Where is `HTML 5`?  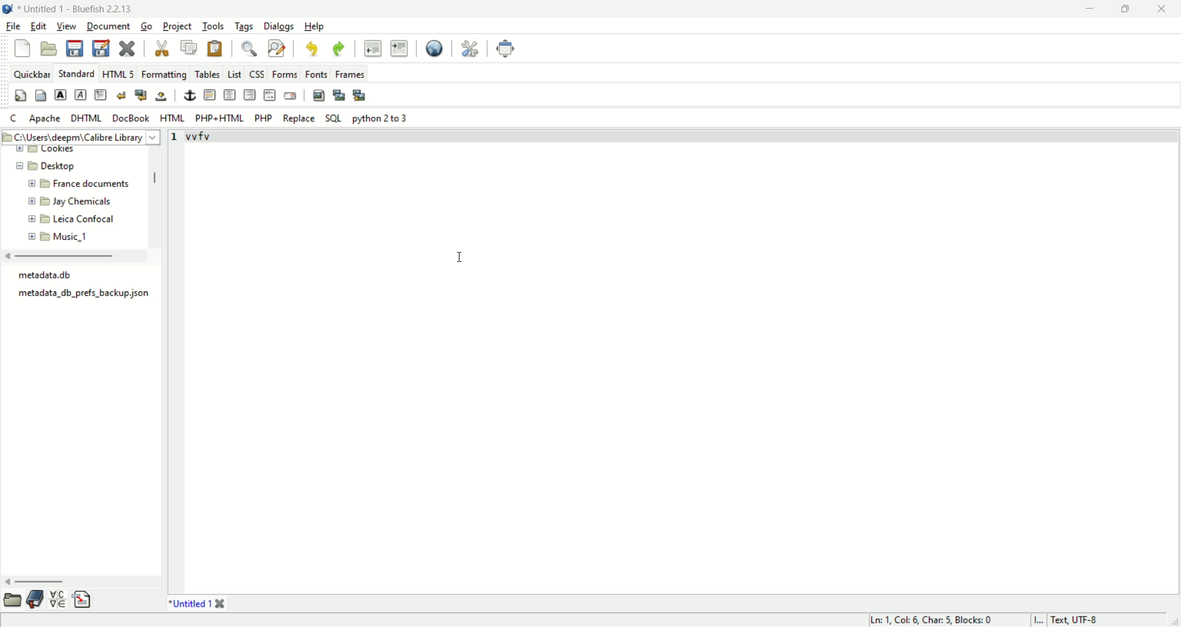
HTML 5 is located at coordinates (117, 73).